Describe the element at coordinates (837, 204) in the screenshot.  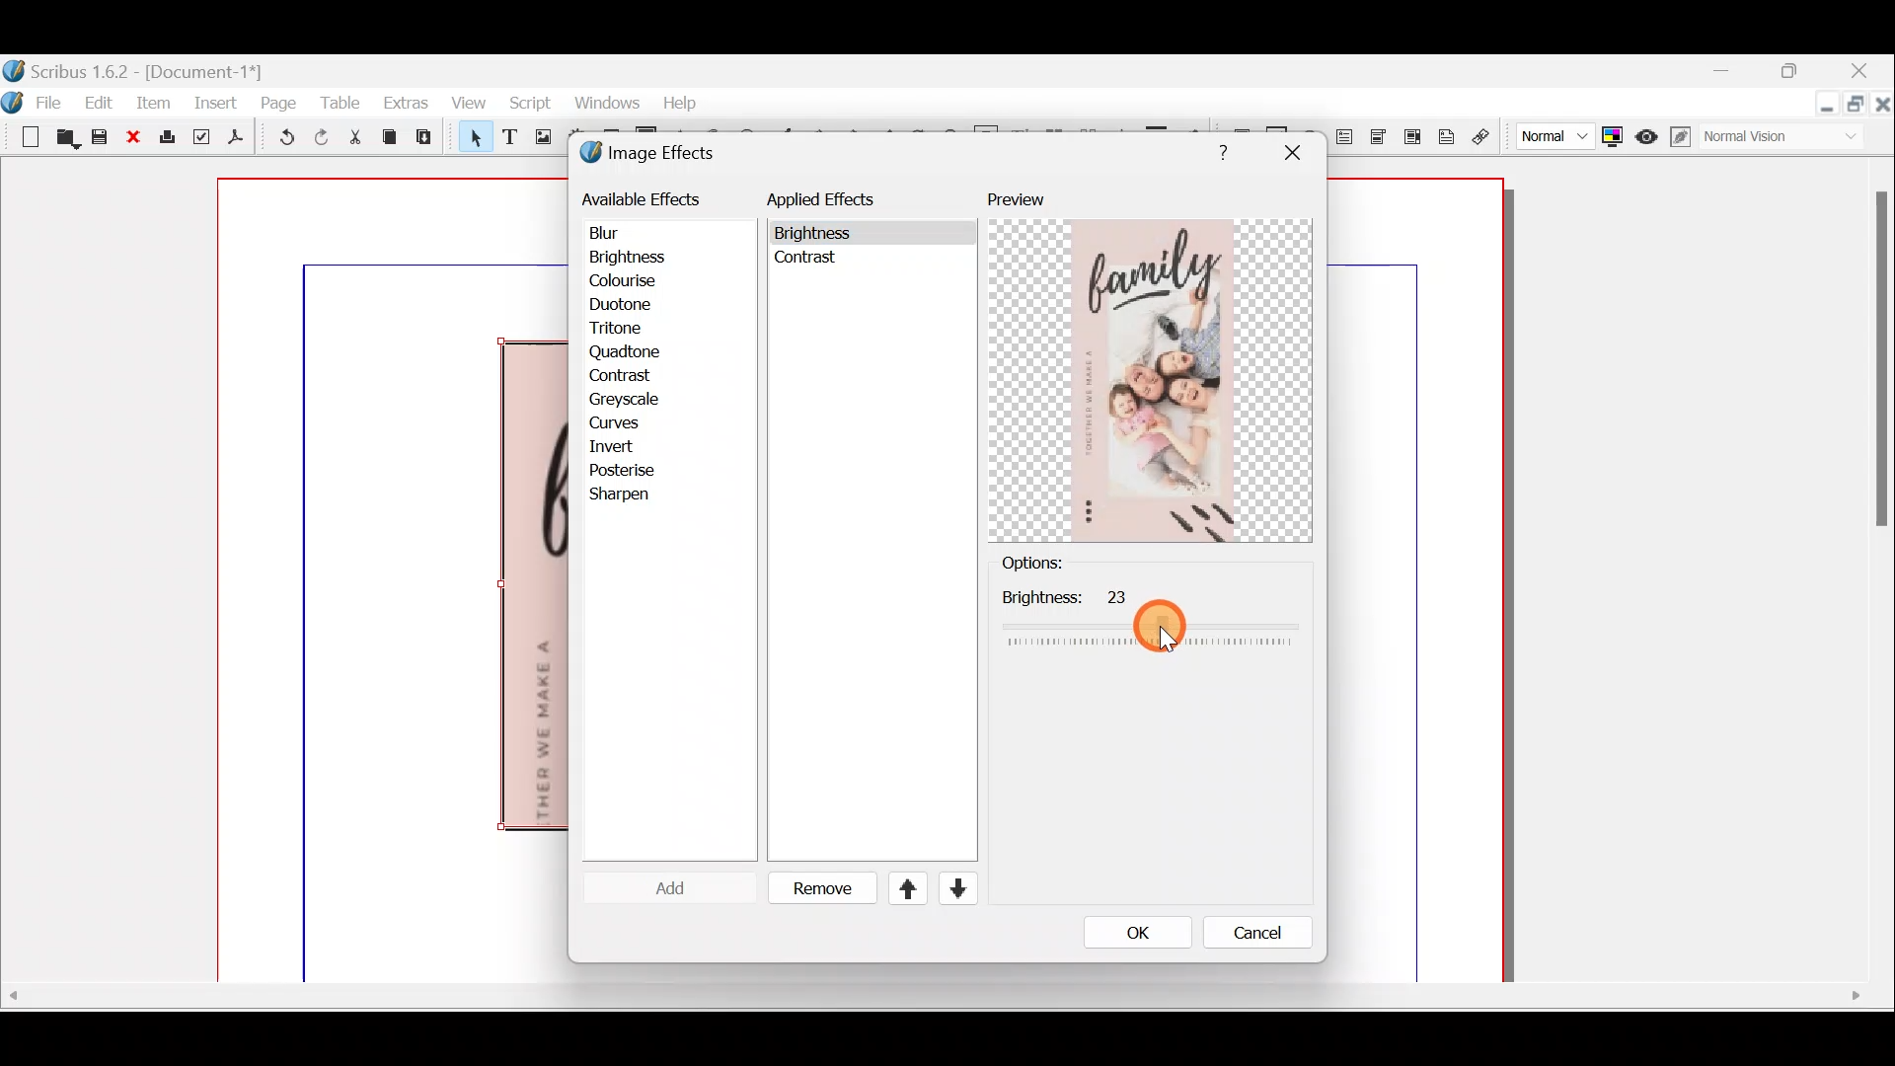
I see `Applied effects` at that location.